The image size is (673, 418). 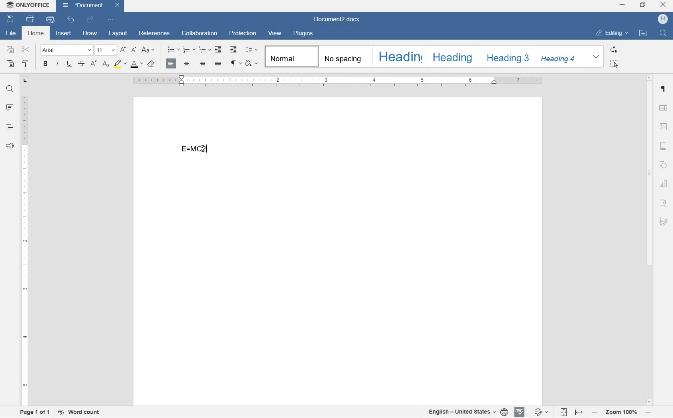 What do you see at coordinates (26, 49) in the screenshot?
I see `cut` at bounding box center [26, 49].